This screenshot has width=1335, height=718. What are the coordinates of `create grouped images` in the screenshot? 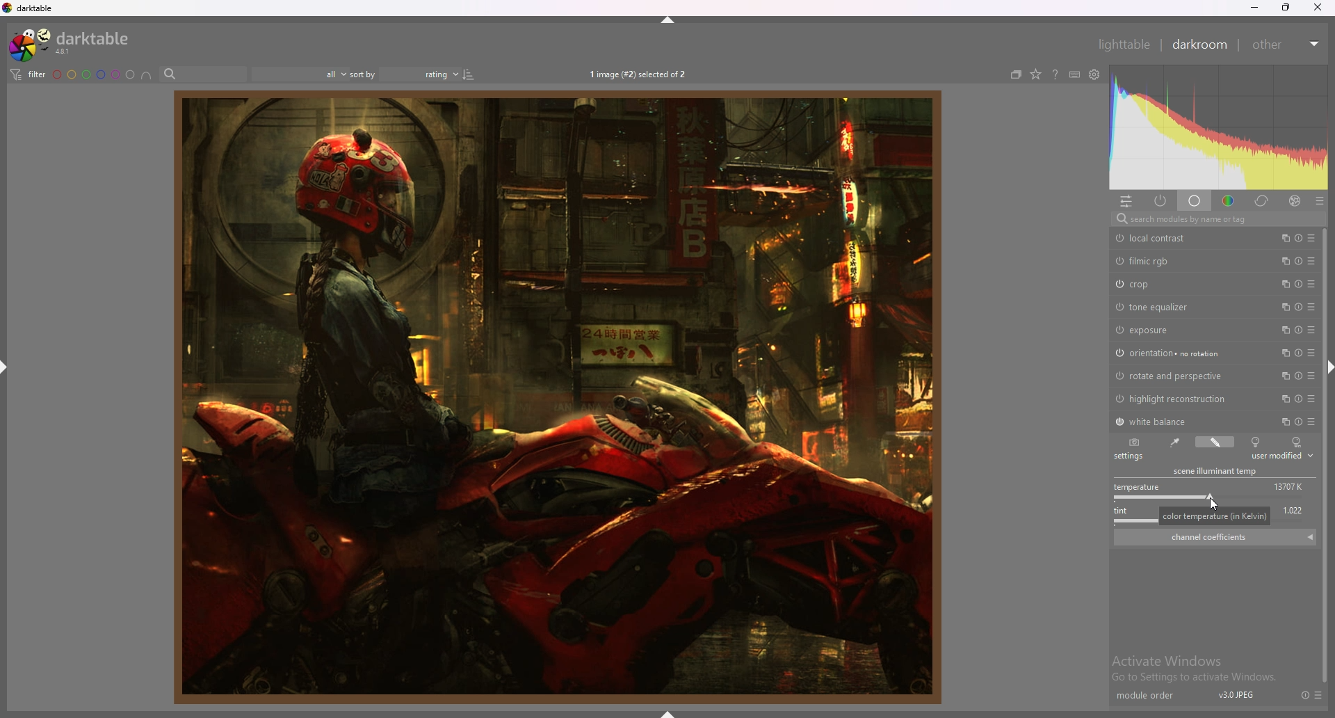 It's located at (1016, 75).